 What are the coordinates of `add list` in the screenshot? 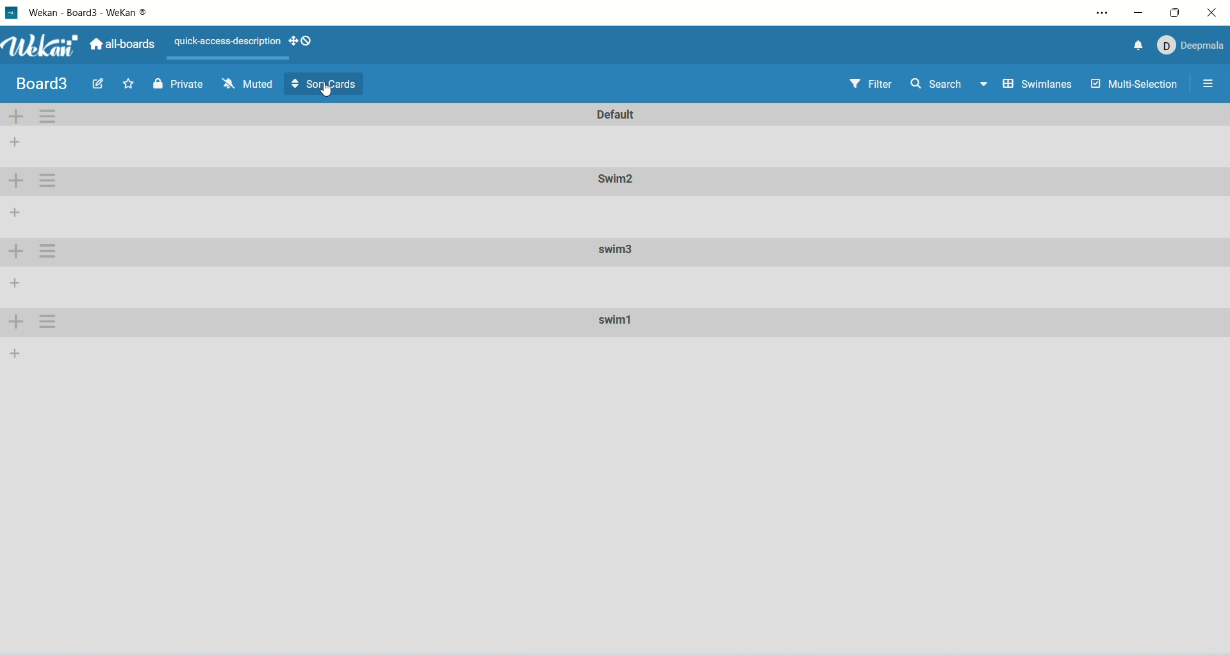 It's located at (16, 140).